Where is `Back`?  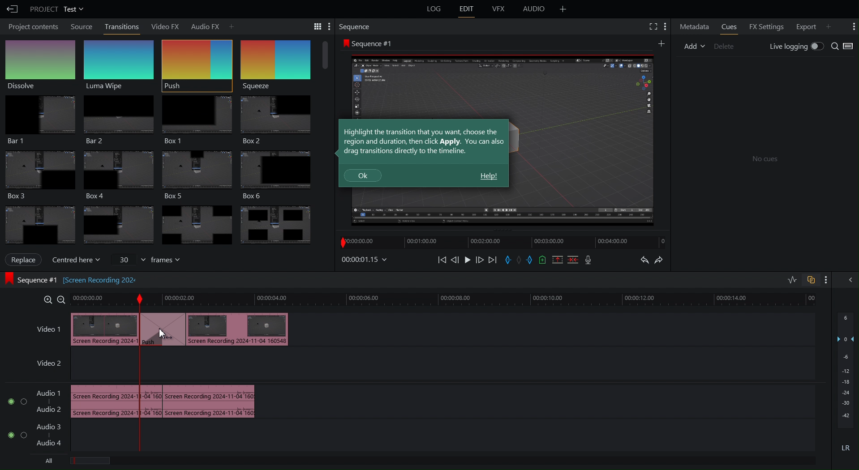
Back is located at coordinates (11, 9).